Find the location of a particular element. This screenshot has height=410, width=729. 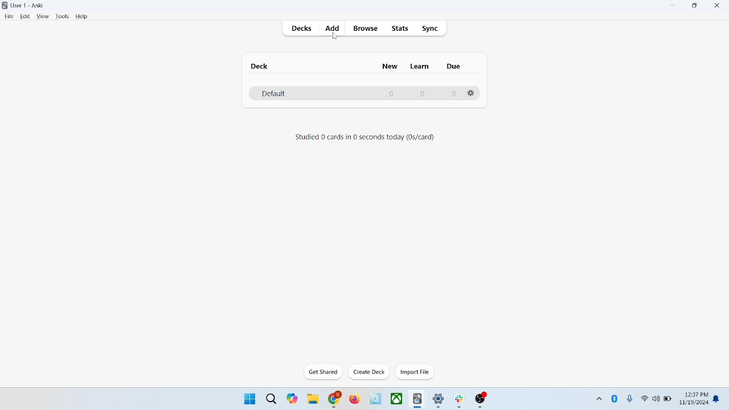

default is located at coordinates (273, 94).